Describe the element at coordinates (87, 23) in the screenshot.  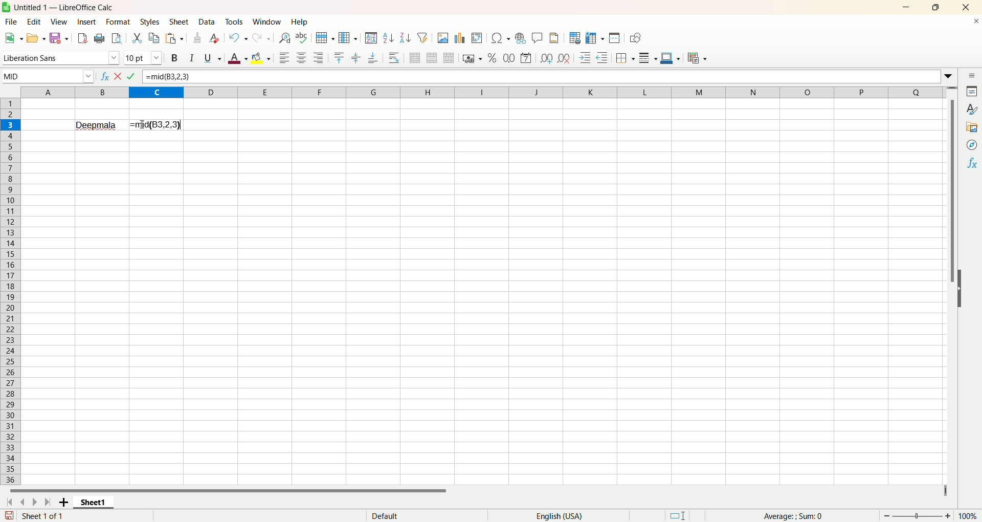
I see `Insert` at that location.